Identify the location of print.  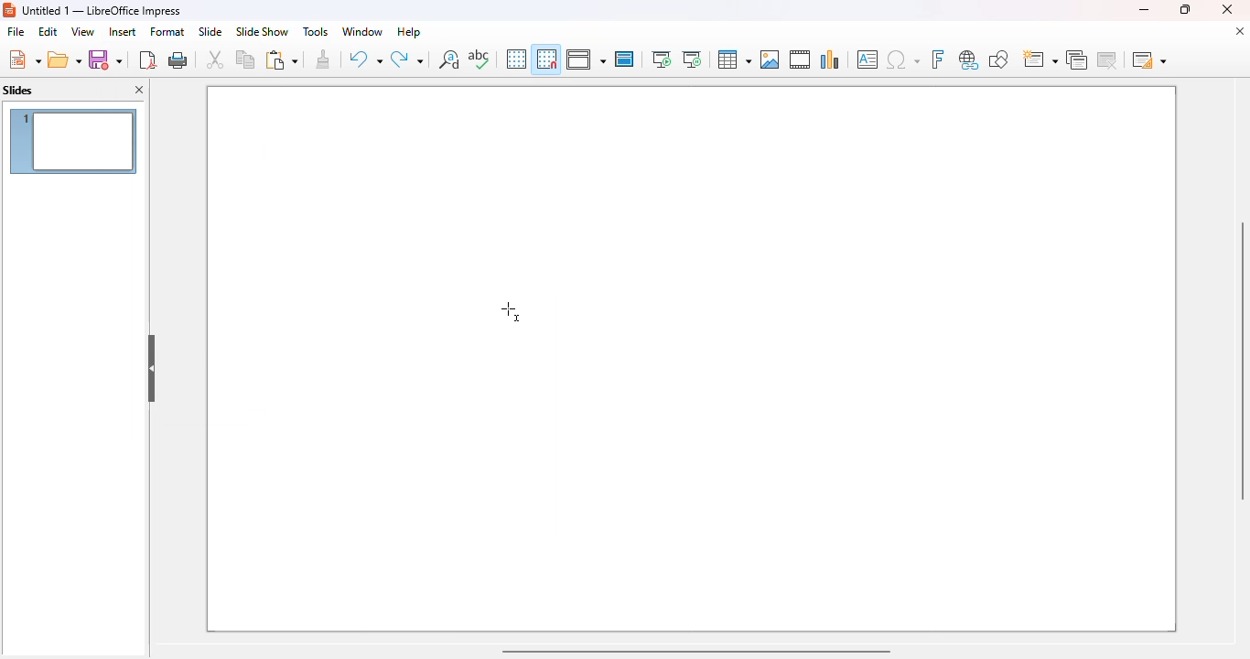
(179, 59).